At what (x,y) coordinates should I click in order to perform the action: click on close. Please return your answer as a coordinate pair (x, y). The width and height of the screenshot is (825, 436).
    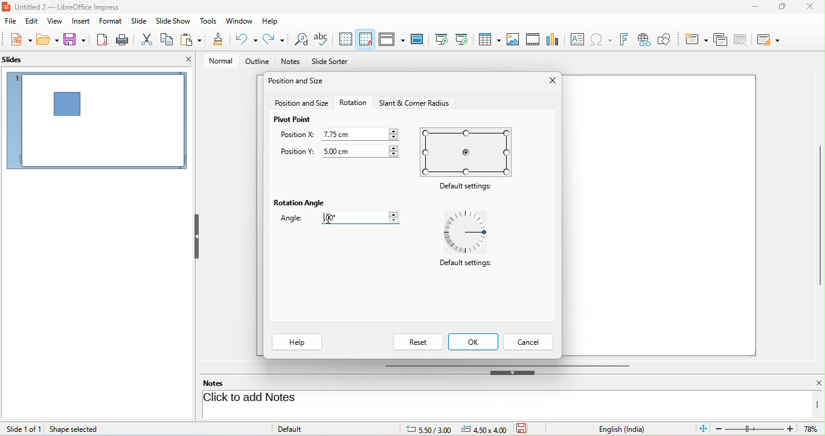
    Looking at the image, I should click on (550, 82).